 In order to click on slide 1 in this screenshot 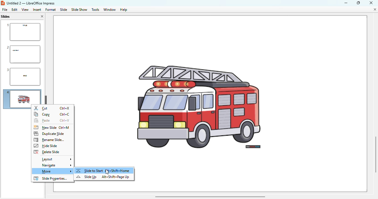, I will do `click(23, 32)`.